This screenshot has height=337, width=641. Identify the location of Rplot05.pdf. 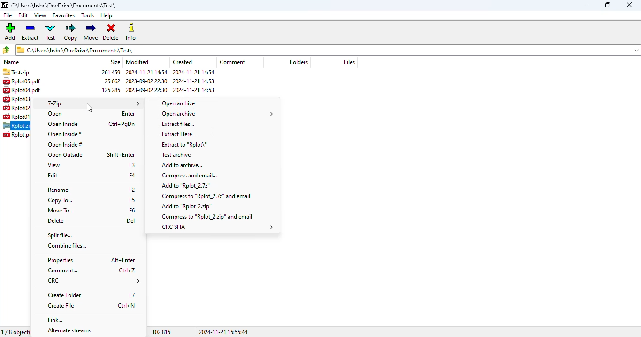
(26, 81).